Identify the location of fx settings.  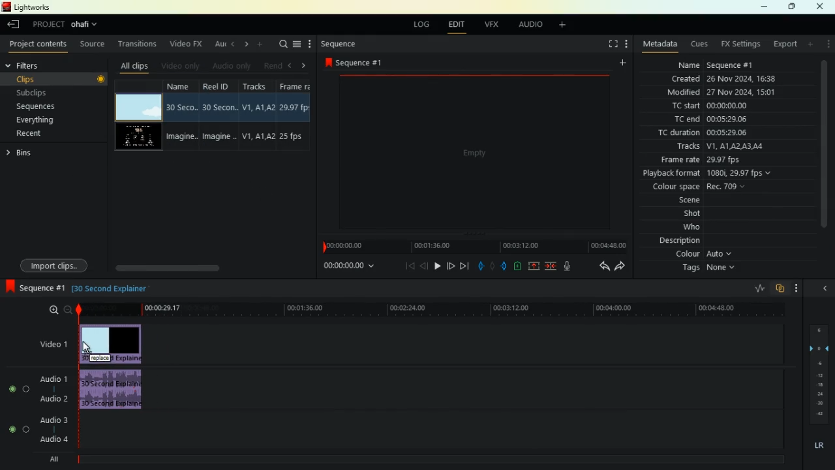
(738, 44).